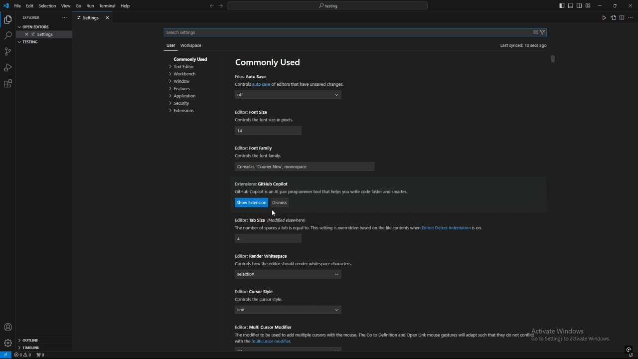 This screenshot has height=359, width=638. Describe the element at coordinates (37, 26) in the screenshot. I see `open settings` at that location.